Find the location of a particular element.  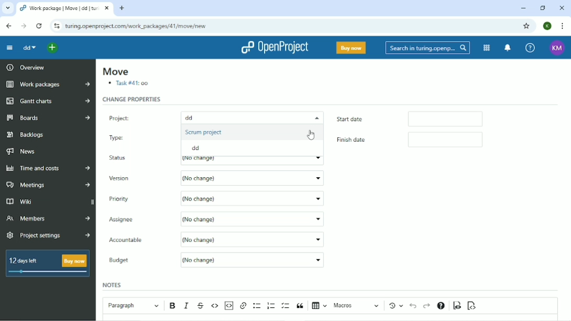

Modules is located at coordinates (485, 48).